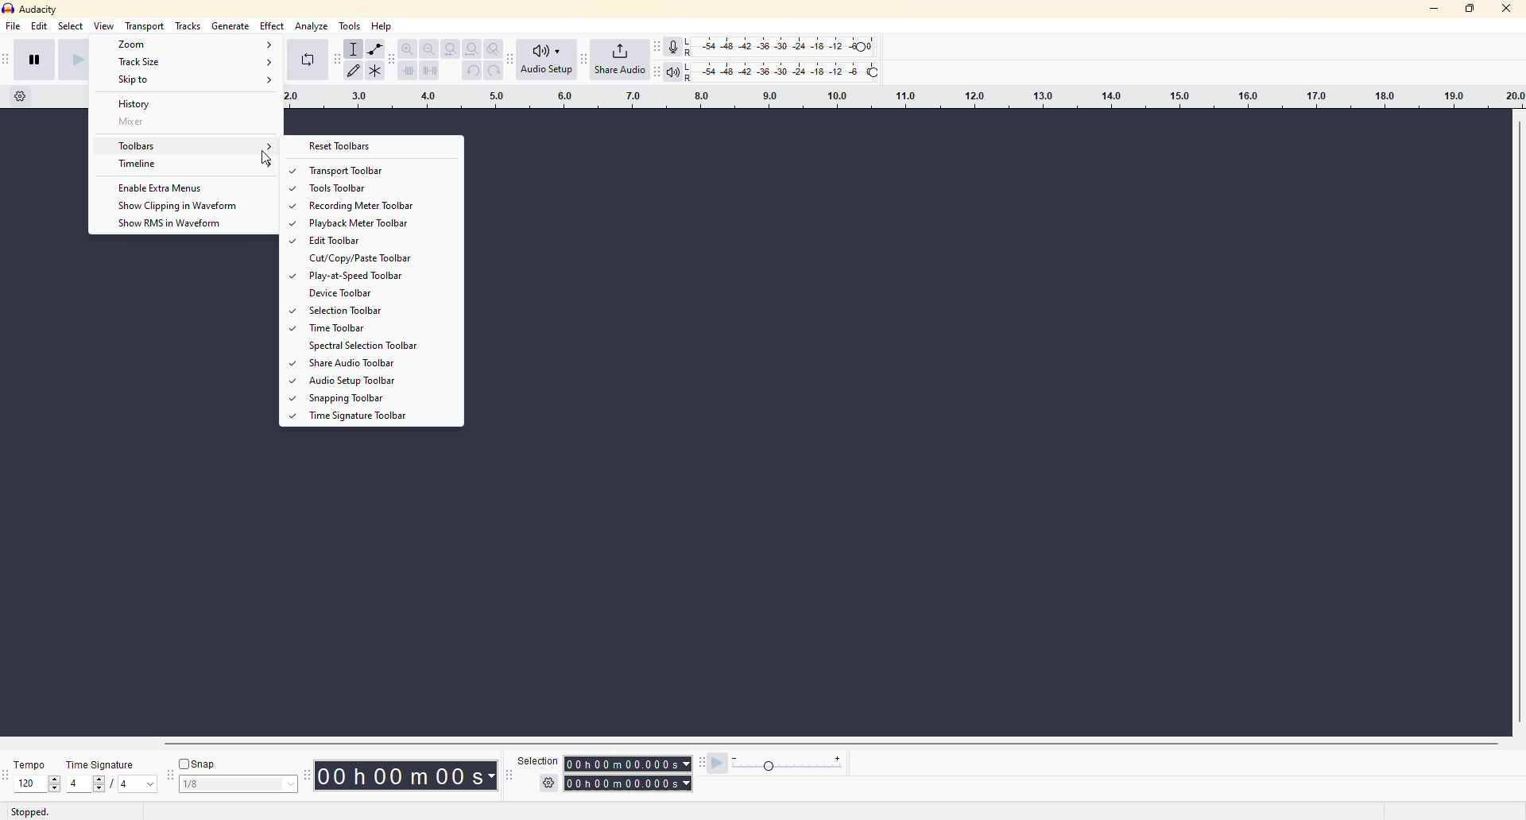 Image resolution: width=1526 pixels, height=820 pixels. I want to click on playback meter toolbar, so click(349, 223).